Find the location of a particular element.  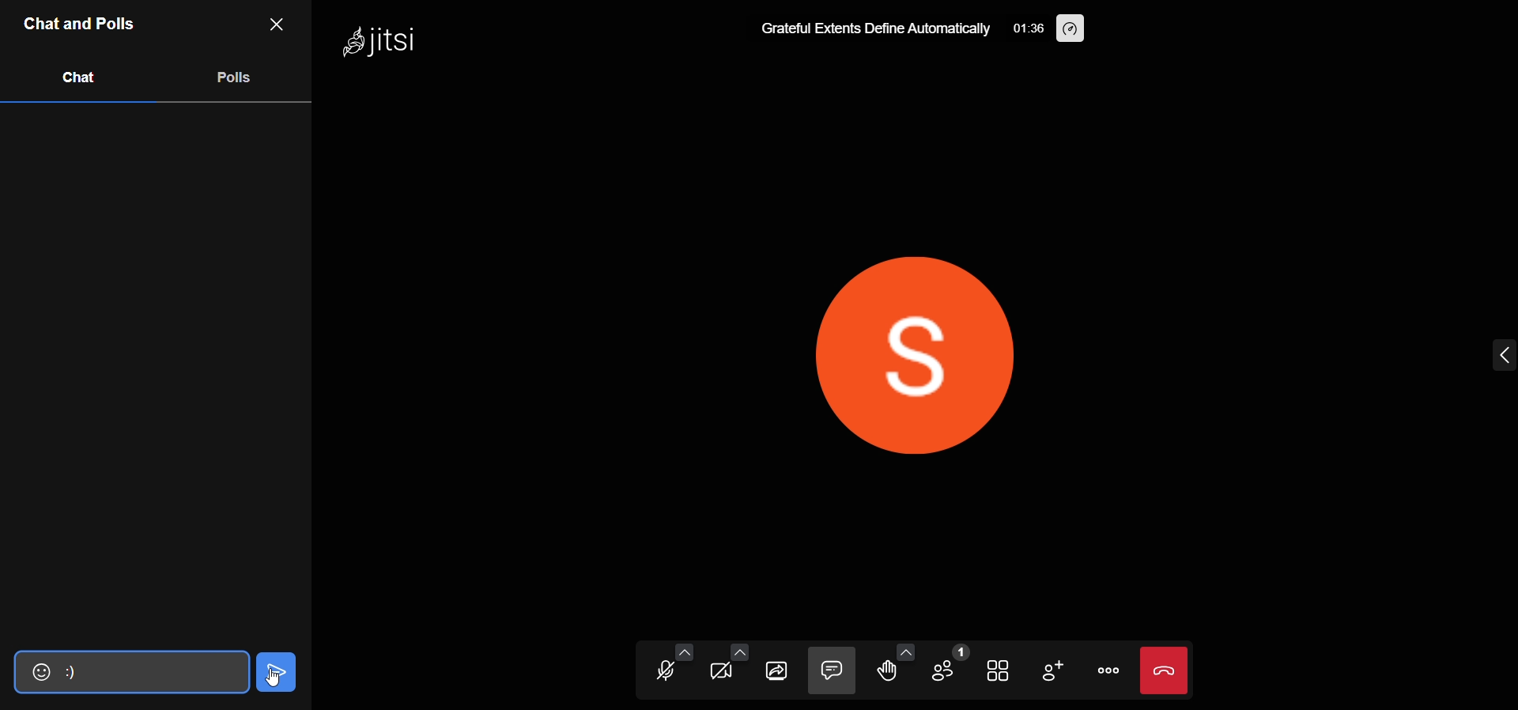

screen share is located at coordinates (779, 670).